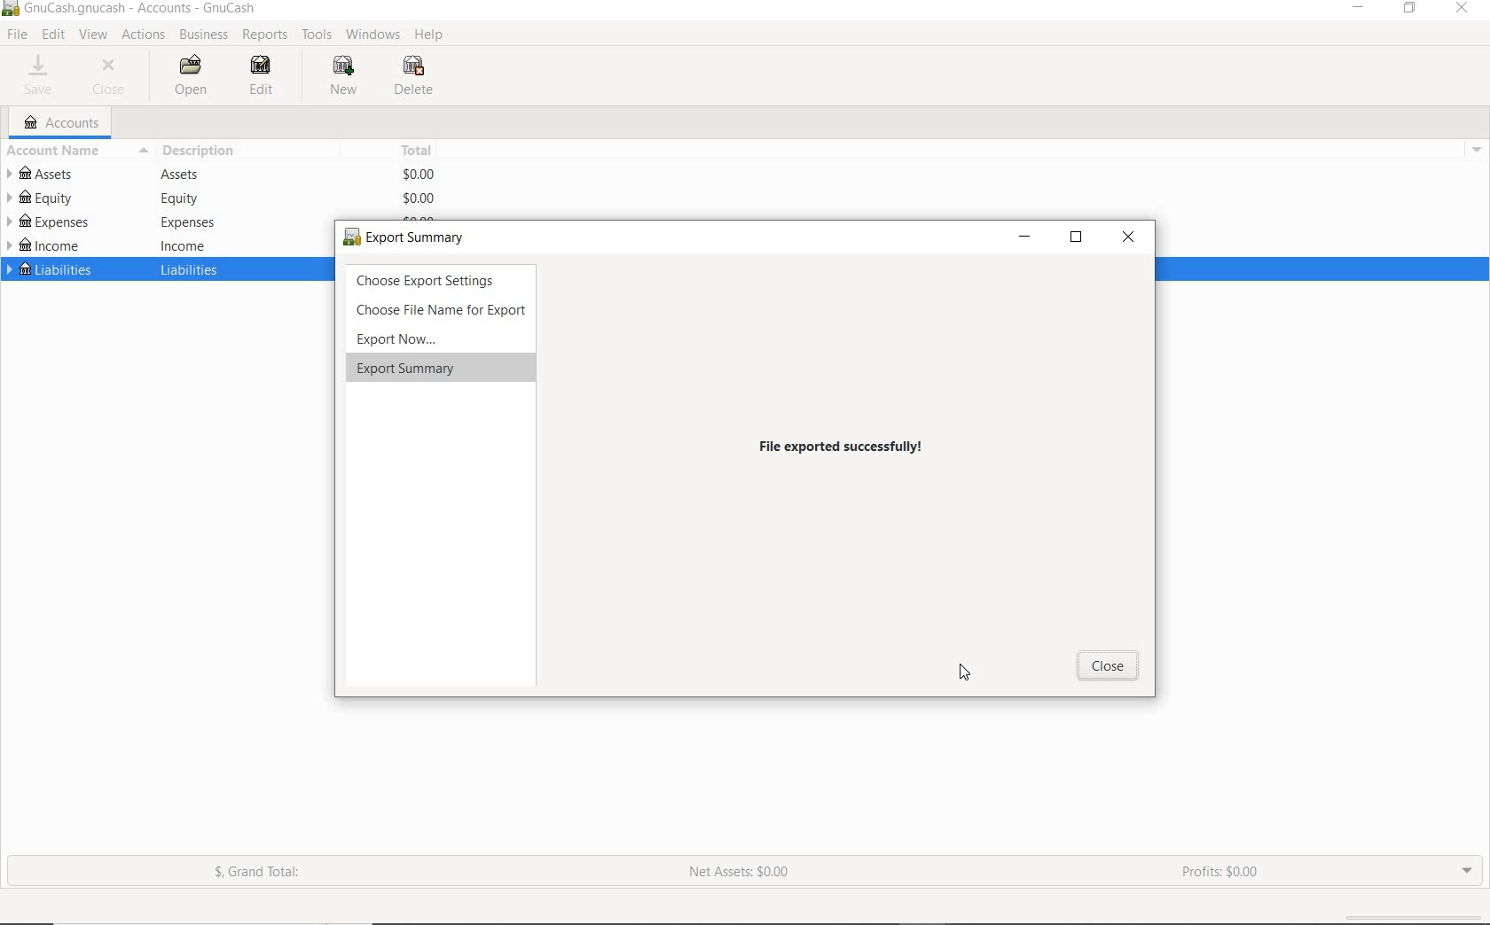 This screenshot has width=1490, height=925. What do you see at coordinates (1409, 10) in the screenshot?
I see `RESTORE DOWN` at bounding box center [1409, 10].